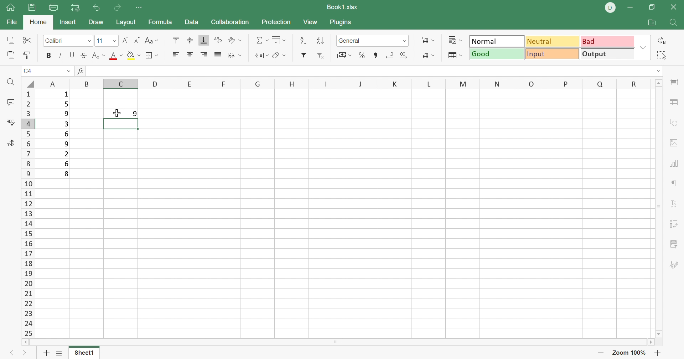  What do you see at coordinates (218, 57) in the screenshot?
I see `Justified` at bounding box center [218, 57].